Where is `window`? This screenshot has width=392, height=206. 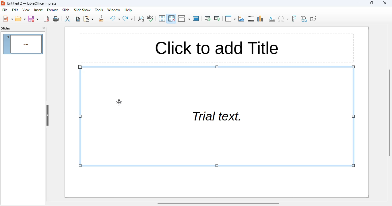
window is located at coordinates (113, 10).